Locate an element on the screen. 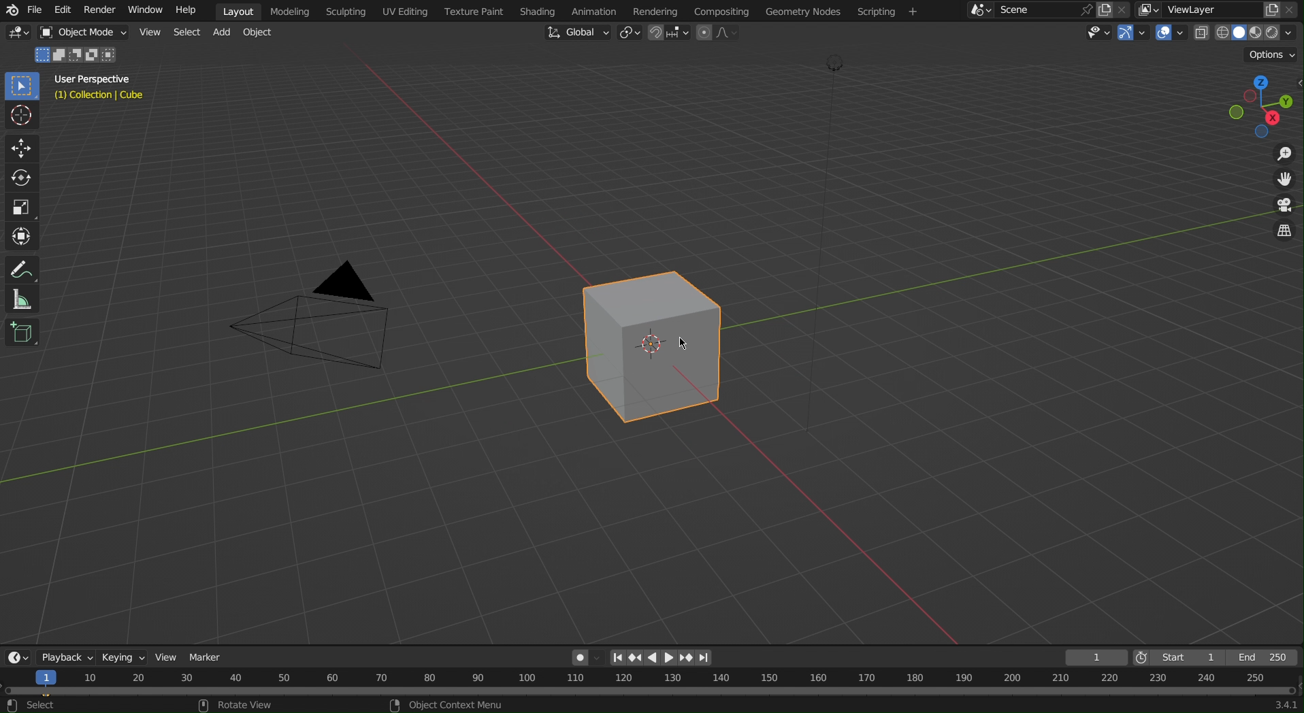  More layers is located at coordinates (1145, 9).